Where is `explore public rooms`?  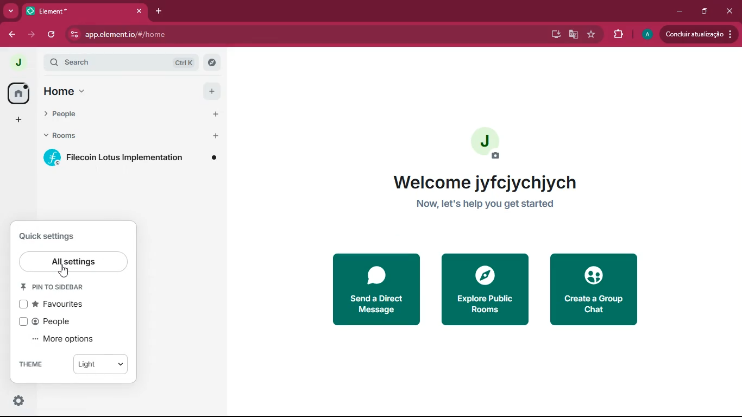
explore public rooms is located at coordinates (484, 290).